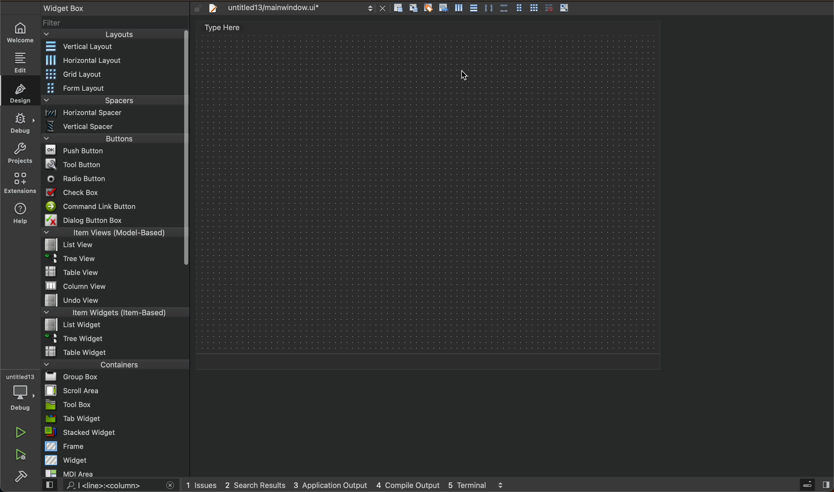 The height and width of the screenshot is (492, 834). Describe the element at coordinates (20, 91) in the screenshot. I see `design` at that location.